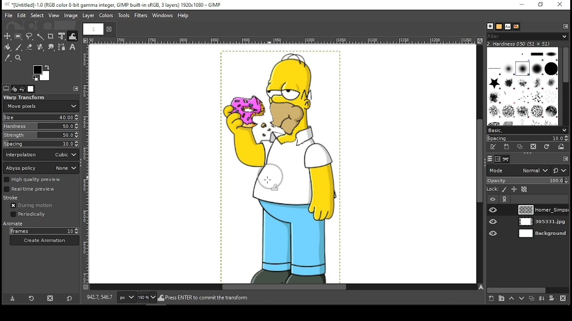 The width and height of the screenshot is (572, 321). I want to click on create a new brush, so click(507, 147).